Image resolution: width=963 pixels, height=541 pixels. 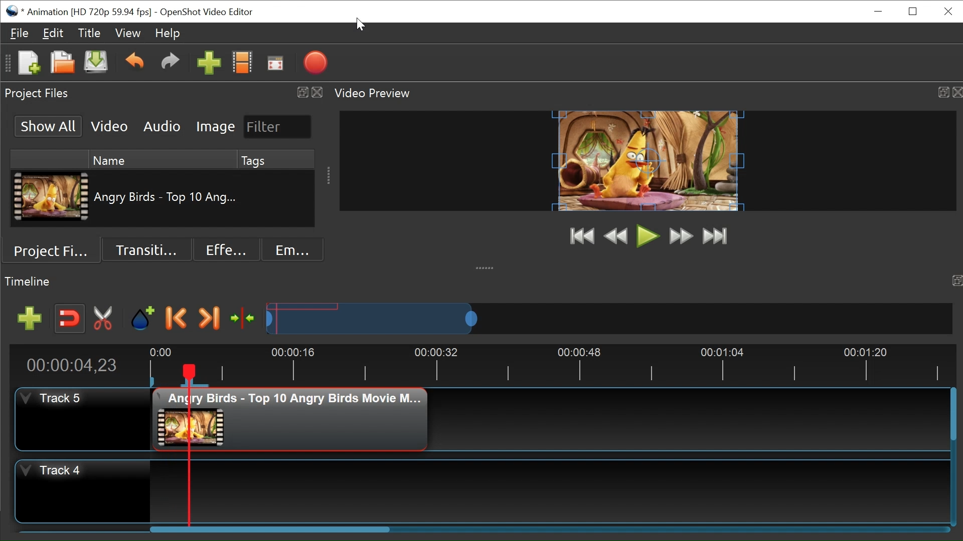 What do you see at coordinates (190, 382) in the screenshot?
I see `Marker` at bounding box center [190, 382].